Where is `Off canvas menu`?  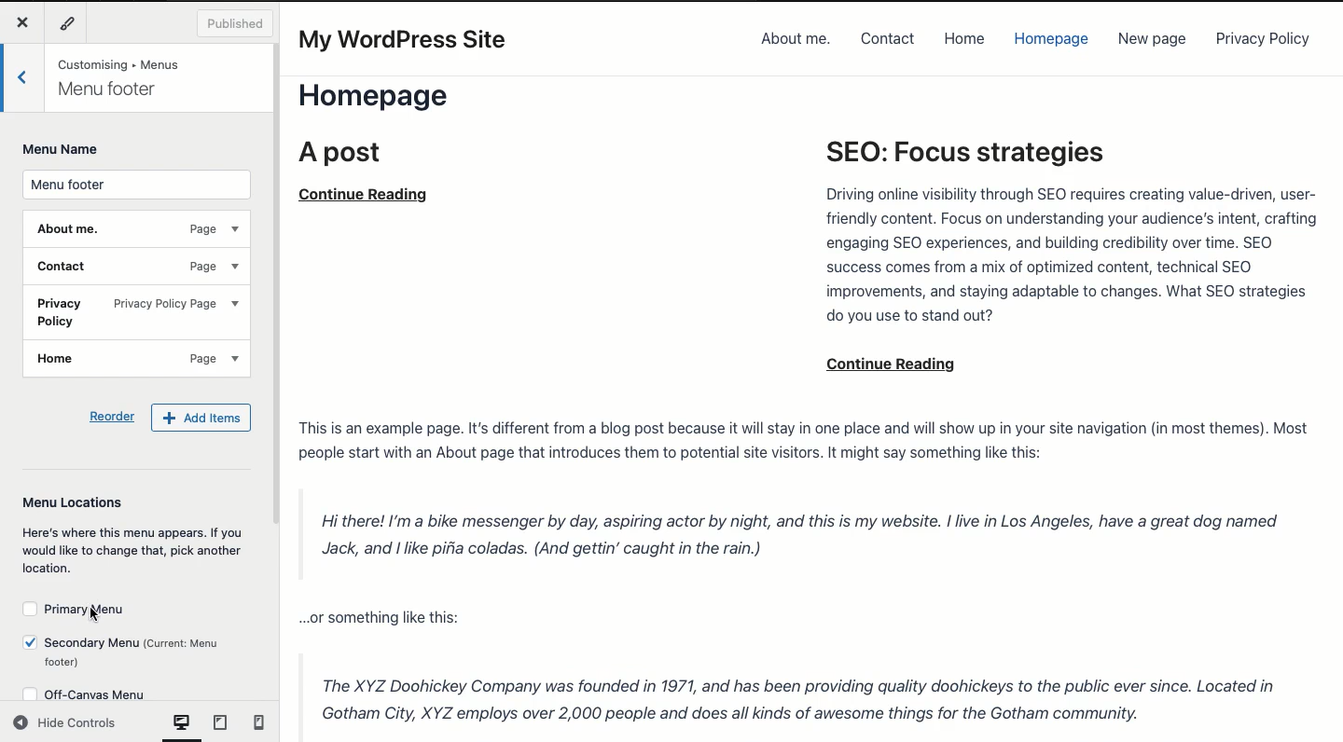 Off canvas menu is located at coordinates (95, 690).